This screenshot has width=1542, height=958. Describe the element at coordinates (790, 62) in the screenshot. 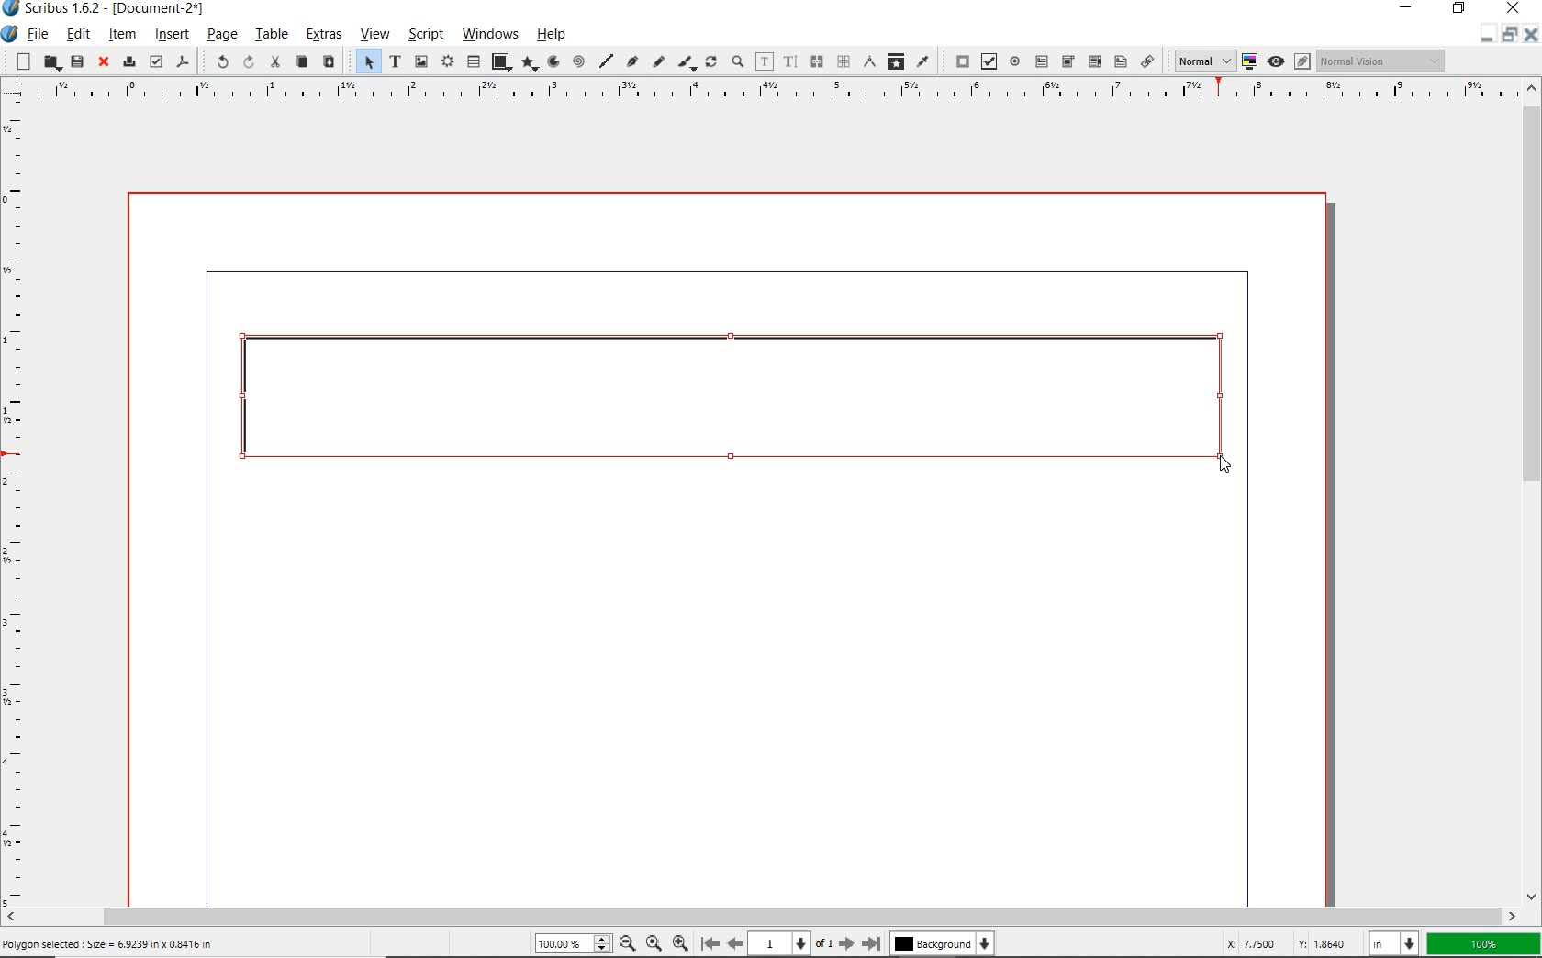

I see `edit text with story editor` at that location.